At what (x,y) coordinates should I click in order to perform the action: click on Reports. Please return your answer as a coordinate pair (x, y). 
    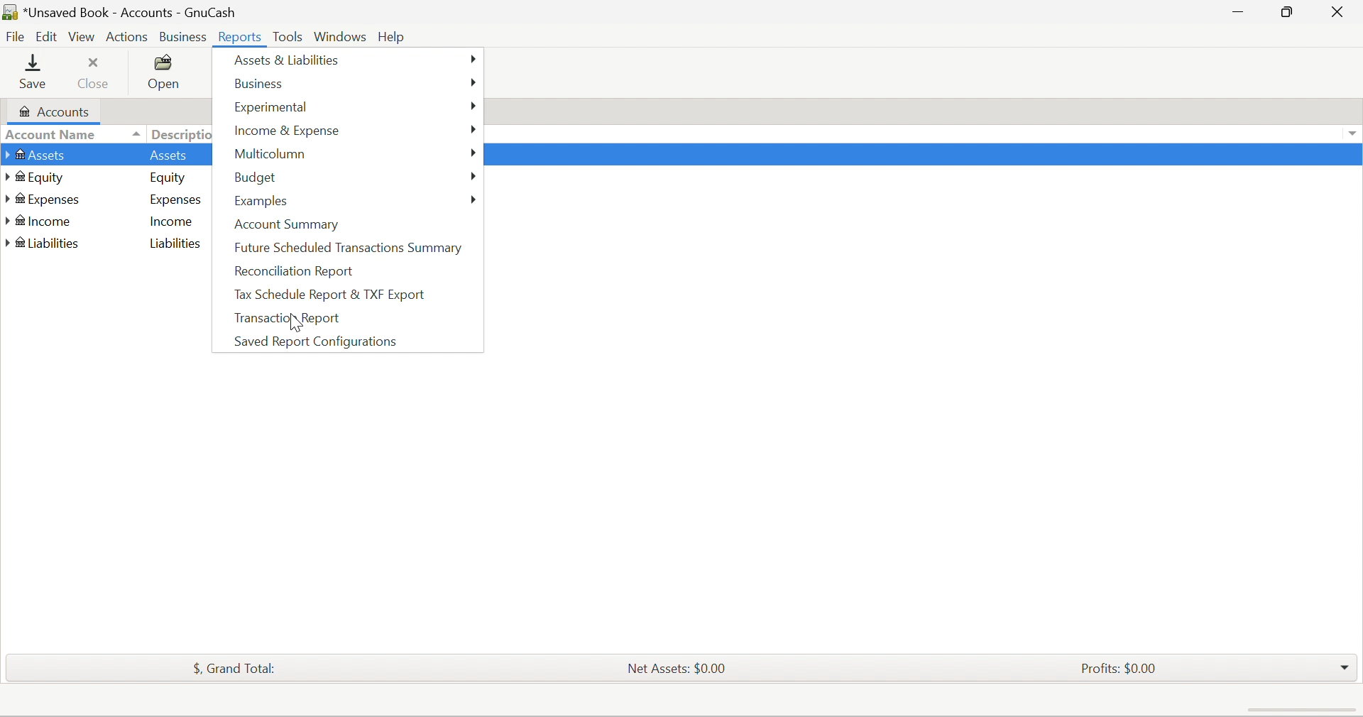
    Looking at the image, I should click on (241, 36).